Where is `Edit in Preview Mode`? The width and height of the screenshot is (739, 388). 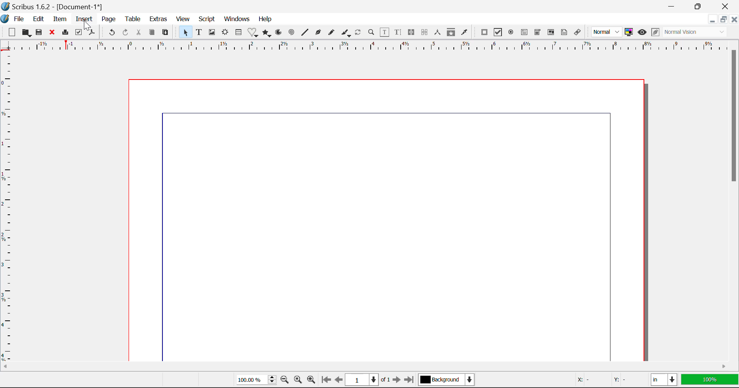 Edit in Preview Mode is located at coordinates (655, 32).